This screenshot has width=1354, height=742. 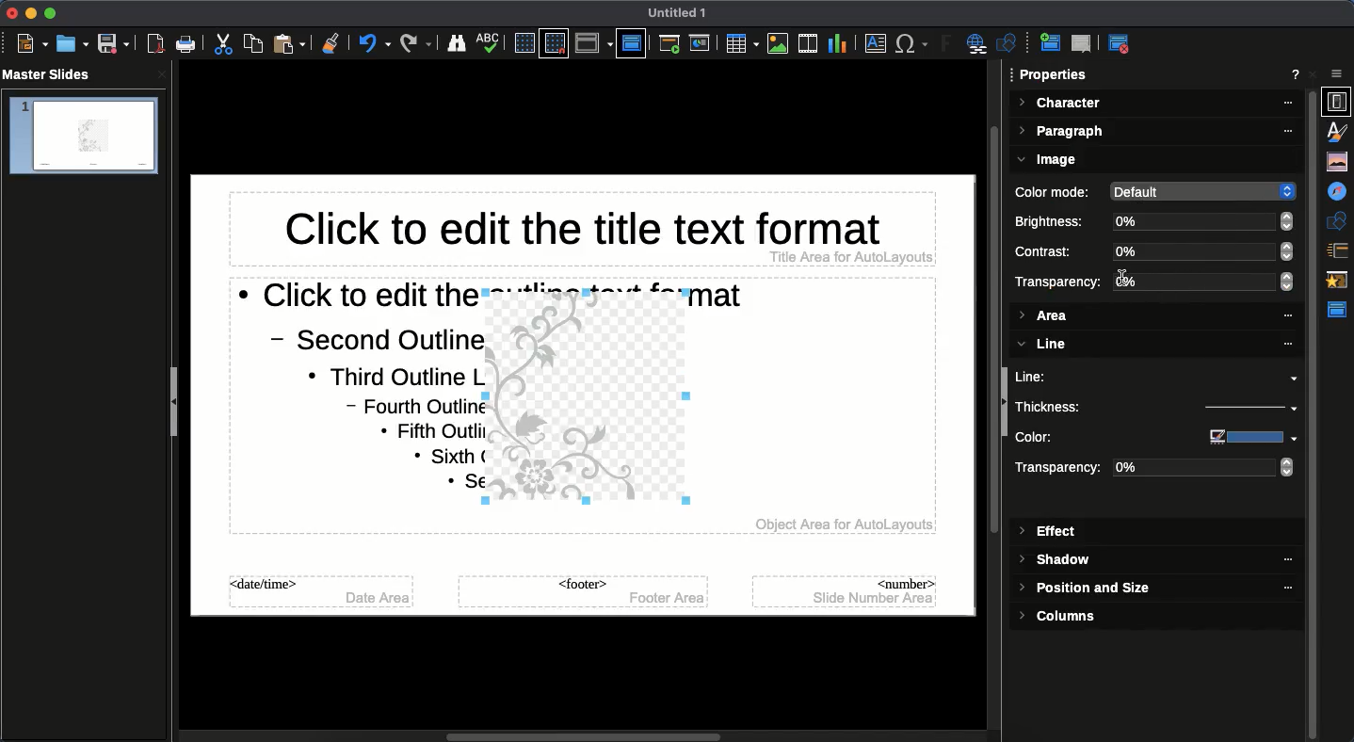 What do you see at coordinates (979, 45) in the screenshot?
I see `Hyperlink` at bounding box center [979, 45].